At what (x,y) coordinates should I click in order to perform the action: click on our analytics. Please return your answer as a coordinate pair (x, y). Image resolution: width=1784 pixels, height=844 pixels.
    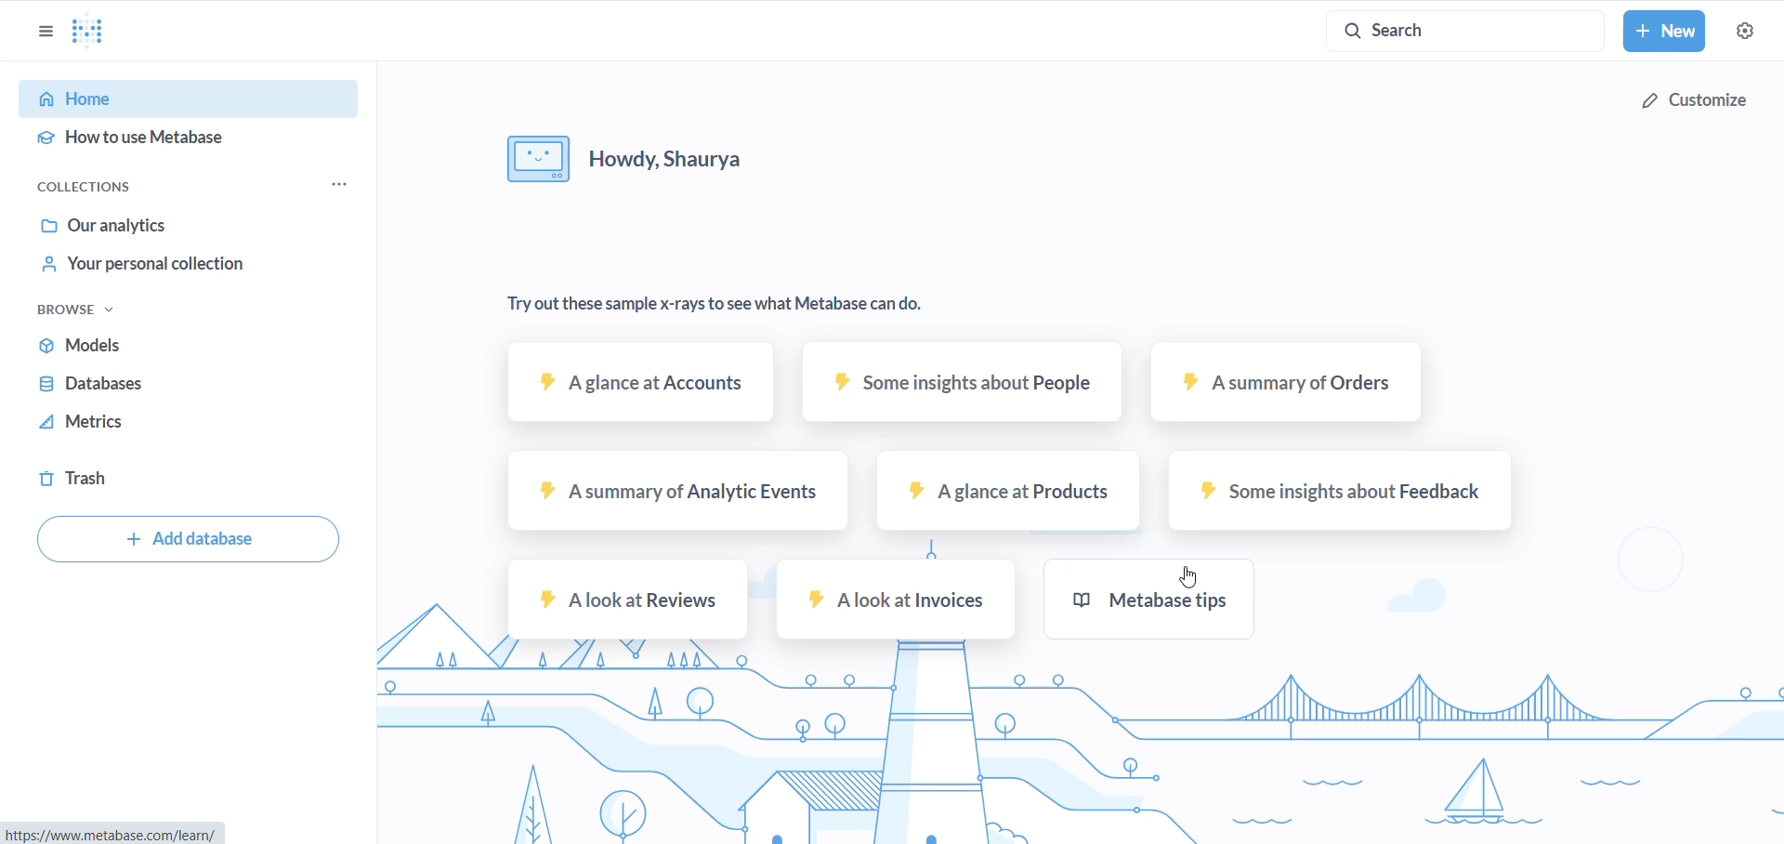
    Looking at the image, I should click on (132, 225).